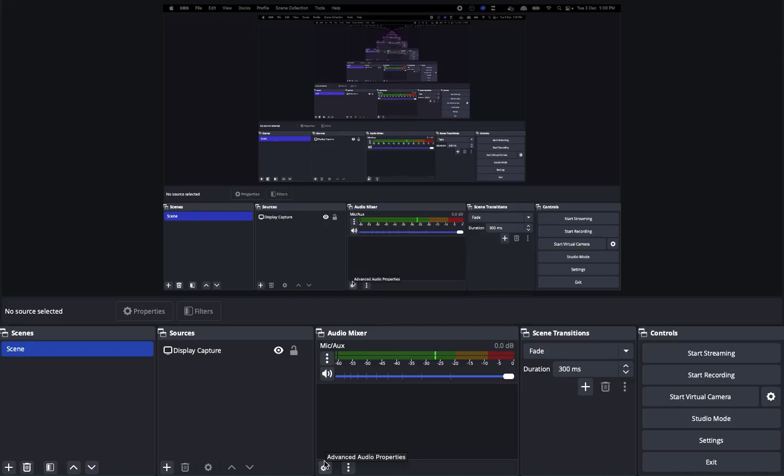  I want to click on Visible, so click(276, 350).